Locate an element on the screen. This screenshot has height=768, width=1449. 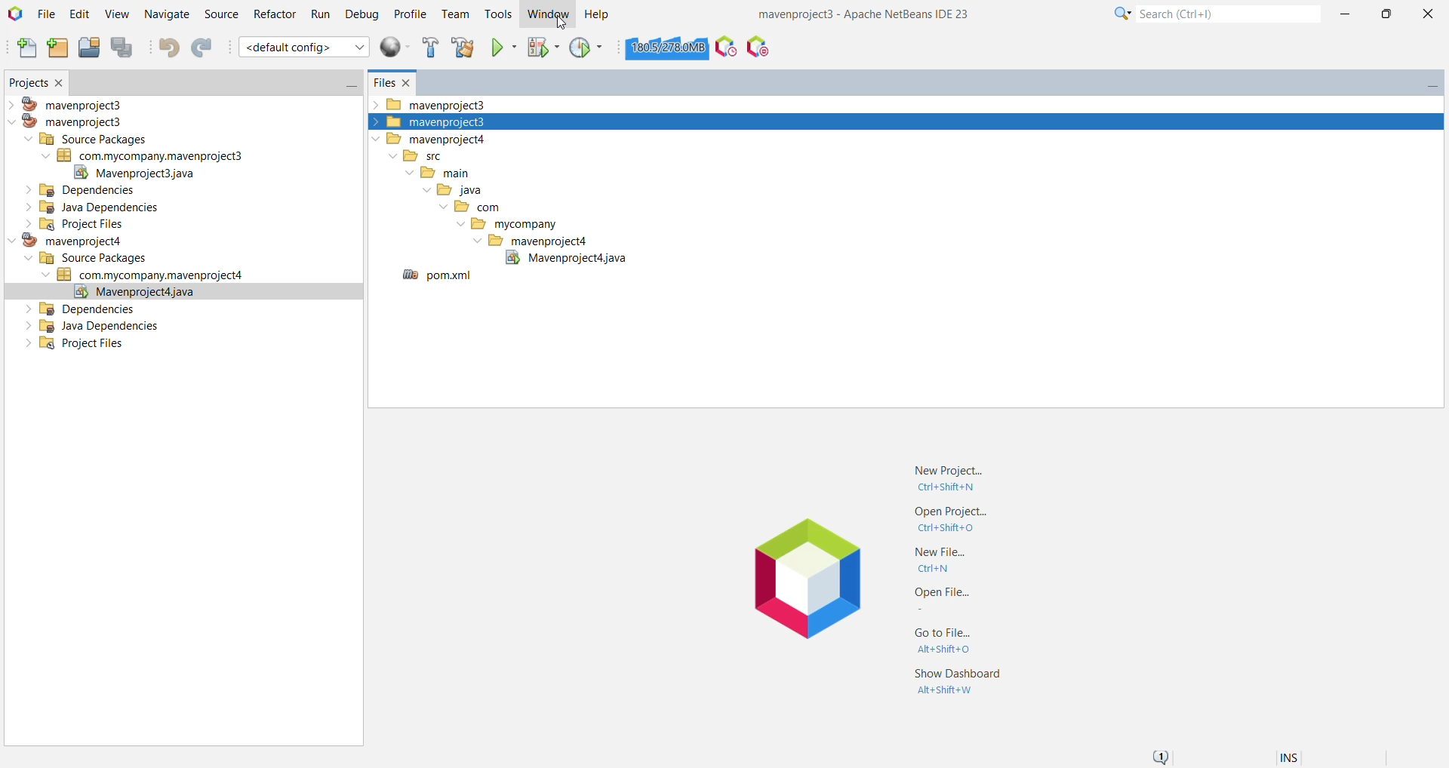
Run is located at coordinates (319, 15).